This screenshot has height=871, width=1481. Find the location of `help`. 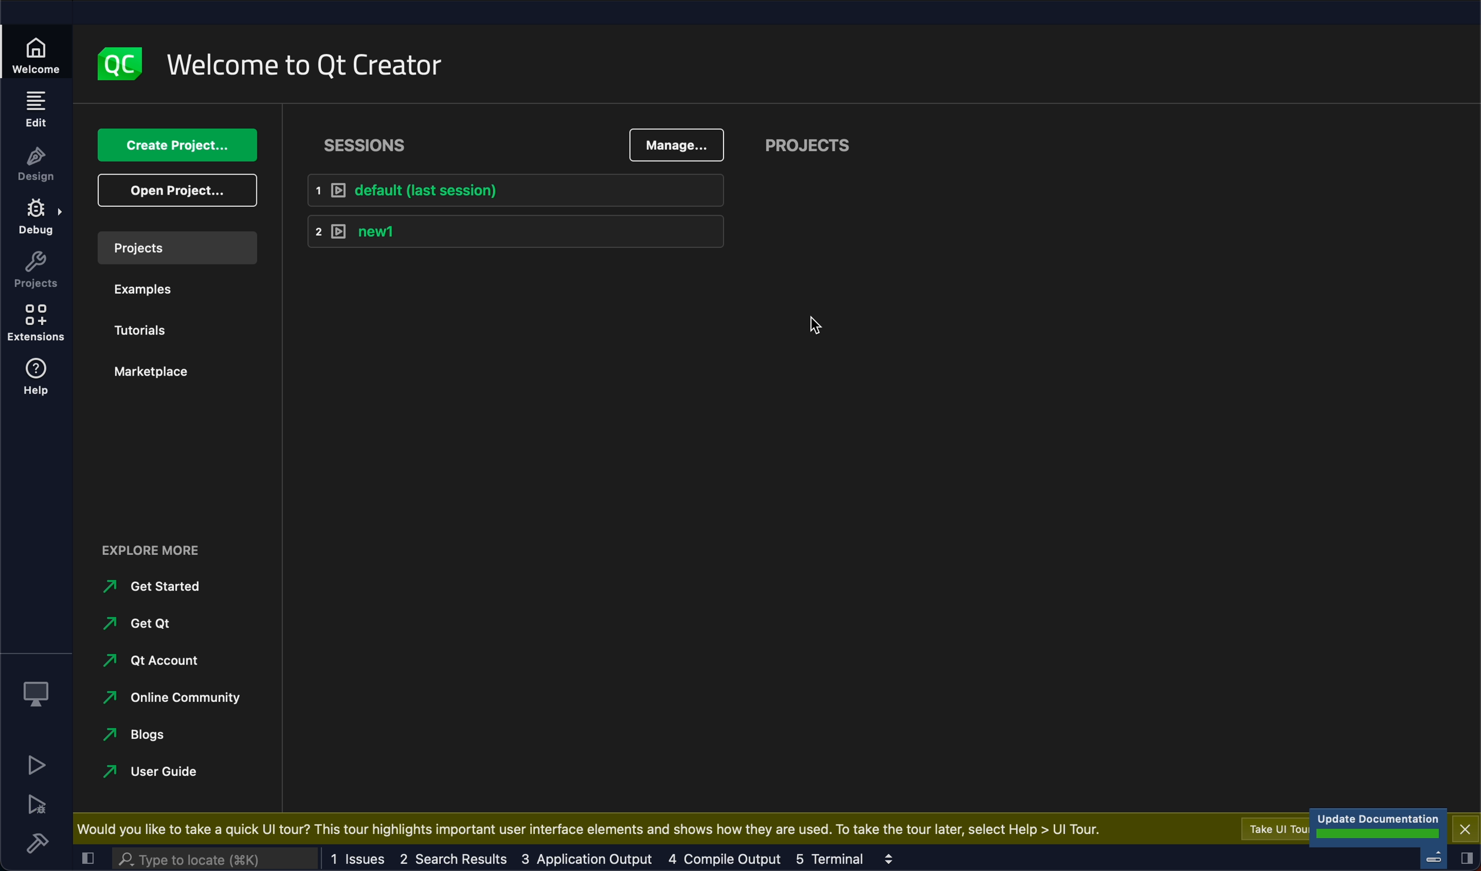

help is located at coordinates (37, 380).